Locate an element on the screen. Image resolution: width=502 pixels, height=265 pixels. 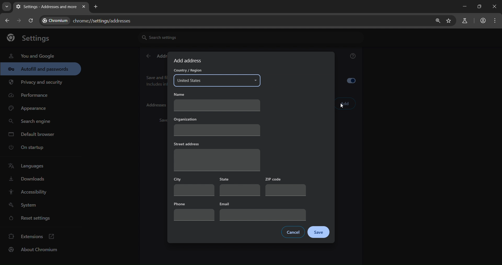
cursor is located at coordinates (342, 107).